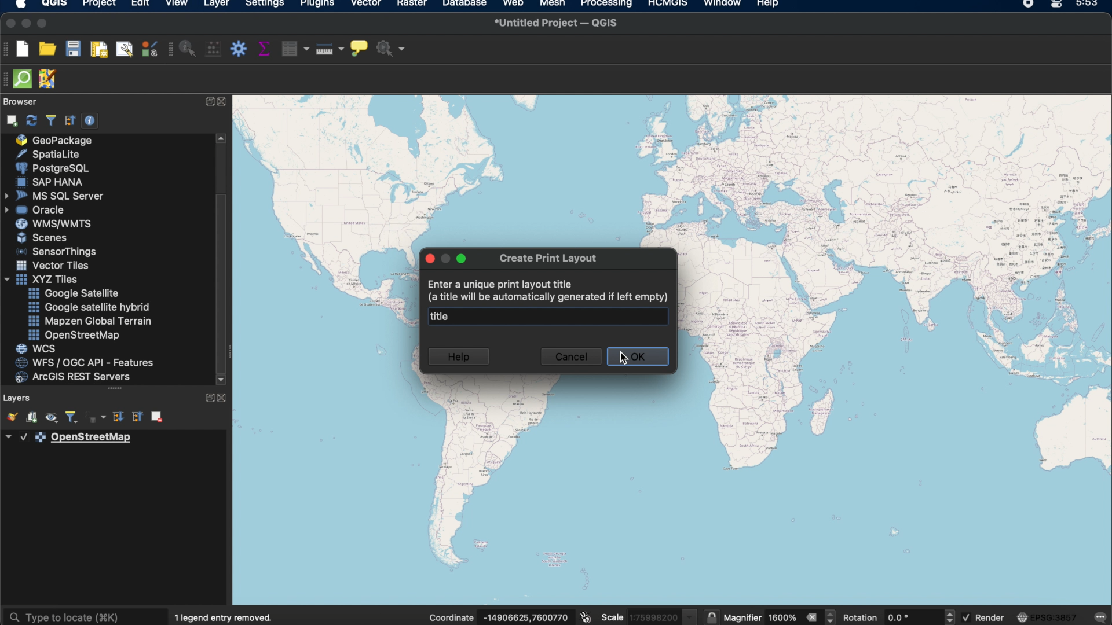 The height and width of the screenshot is (625, 1112). What do you see at coordinates (39, 237) in the screenshot?
I see `scenes` at bounding box center [39, 237].